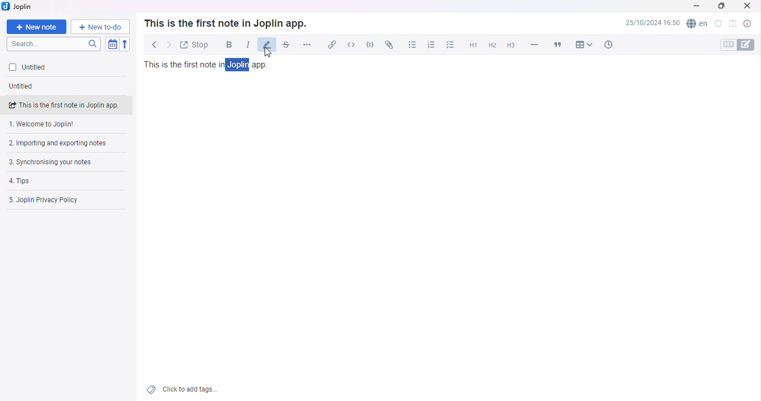 The image size is (761, 401). I want to click on Date and Time, so click(652, 25).